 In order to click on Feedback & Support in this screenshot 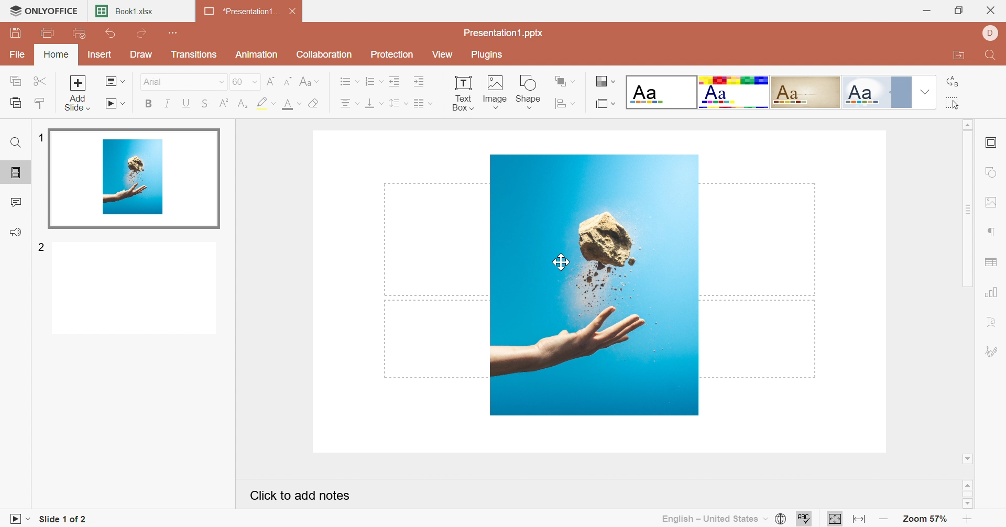, I will do `click(16, 232)`.